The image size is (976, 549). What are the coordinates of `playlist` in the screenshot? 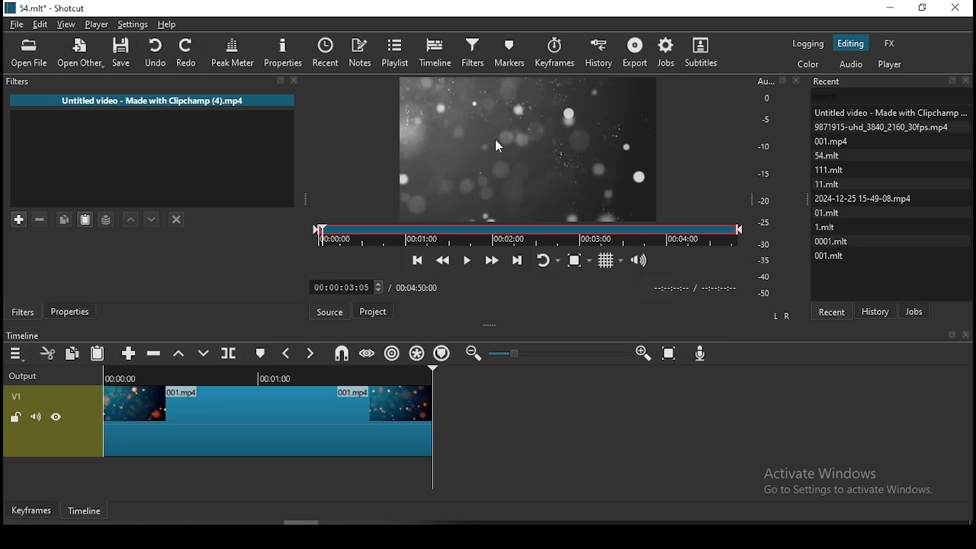 It's located at (395, 53).